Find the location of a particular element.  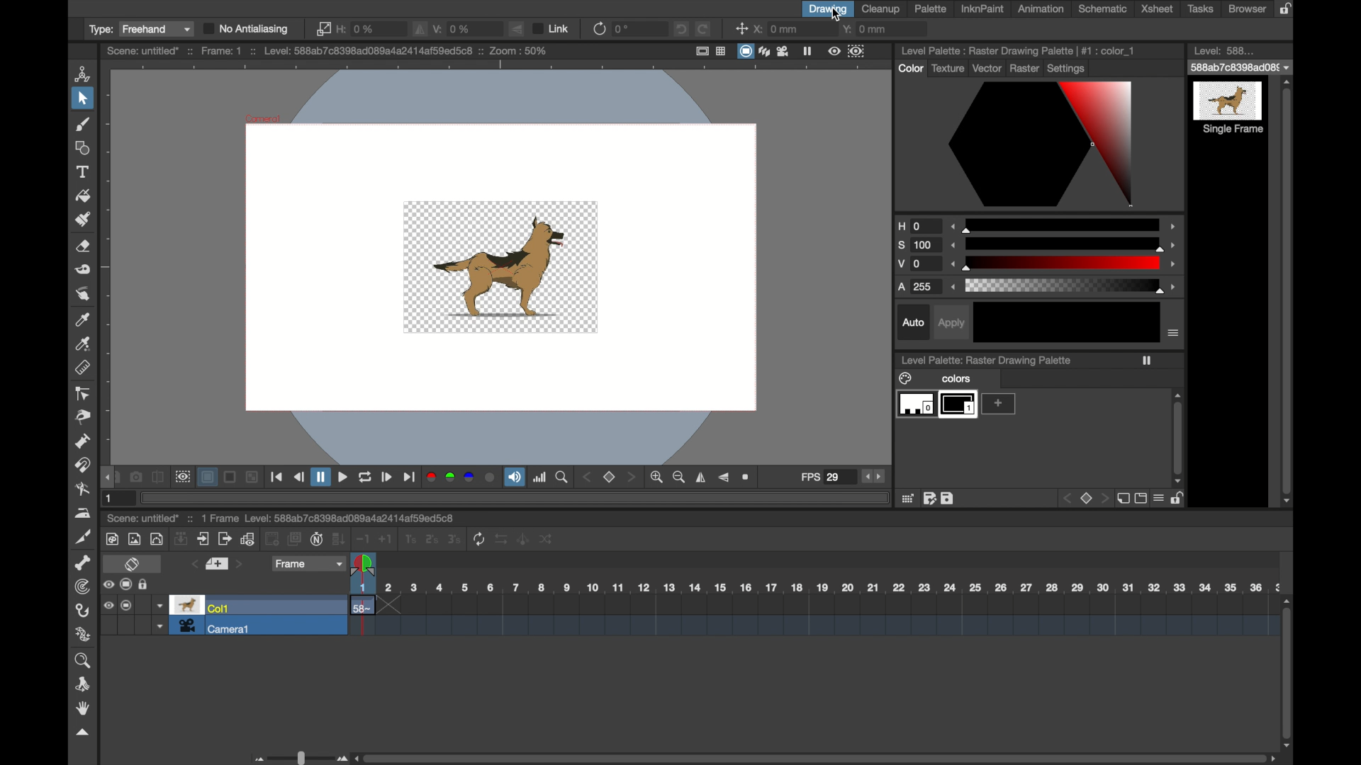

description is located at coordinates (332, 51).